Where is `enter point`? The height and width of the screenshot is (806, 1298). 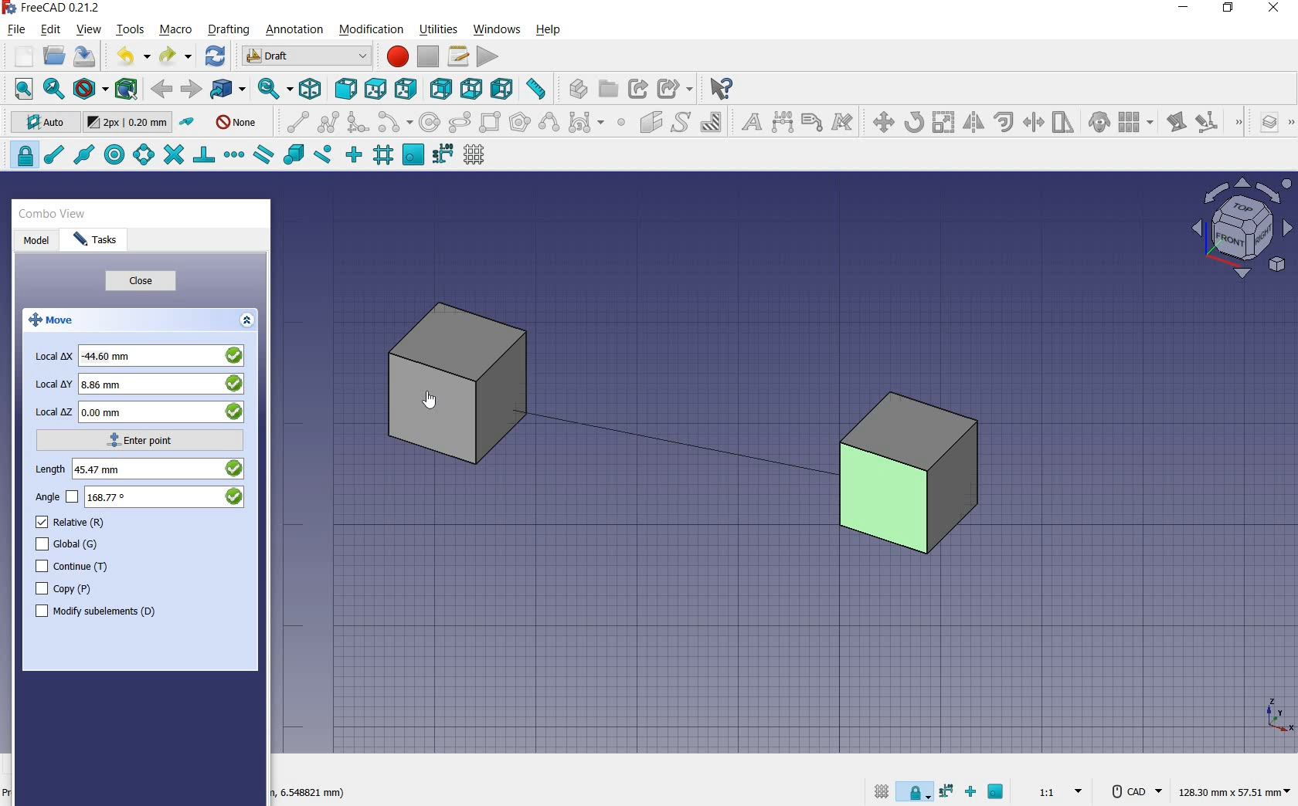 enter point is located at coordinates (141, 440).